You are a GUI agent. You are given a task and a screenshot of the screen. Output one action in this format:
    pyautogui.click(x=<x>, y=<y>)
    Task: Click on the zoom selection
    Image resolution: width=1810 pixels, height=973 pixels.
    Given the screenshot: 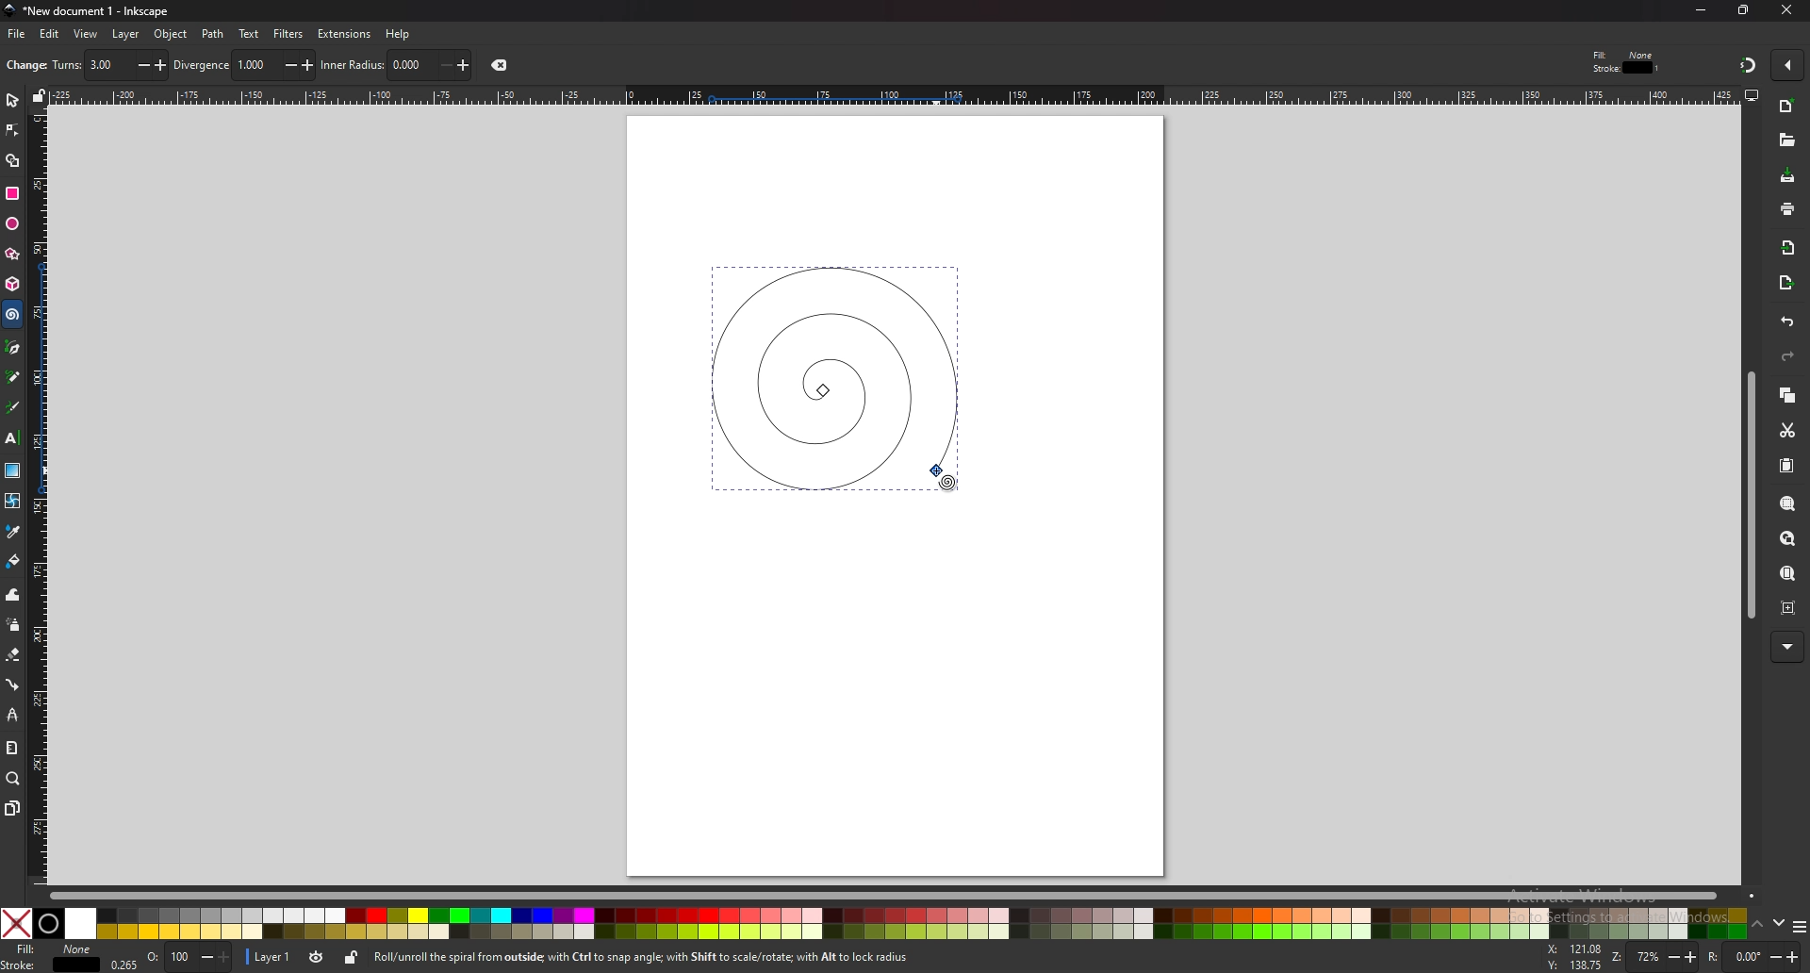 What is the action you would take?
    pyautogui.click(x=1786, y=504)
    